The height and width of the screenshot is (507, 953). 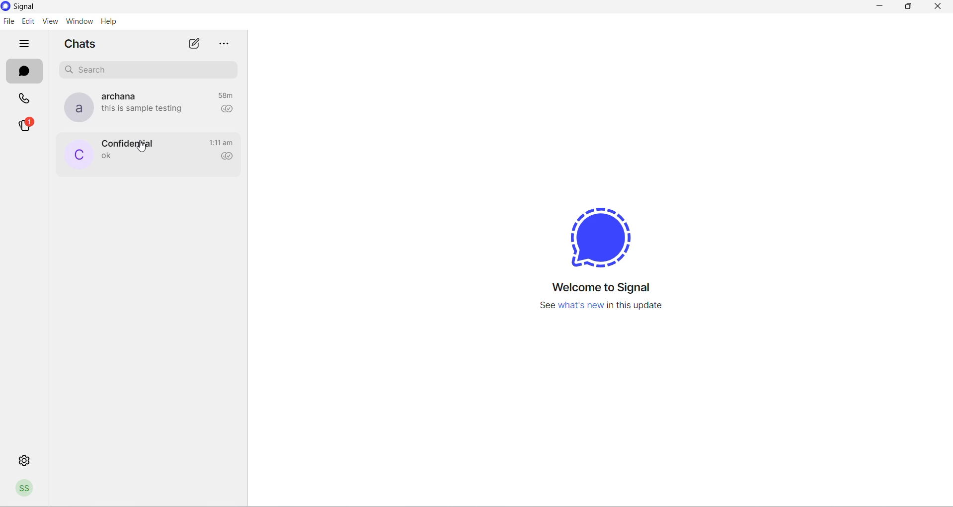 I want to click on hide, so click(x=26, y=44).